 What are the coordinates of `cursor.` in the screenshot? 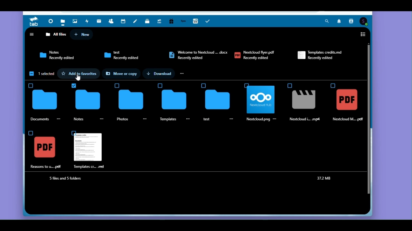 It's located at (78, 78).